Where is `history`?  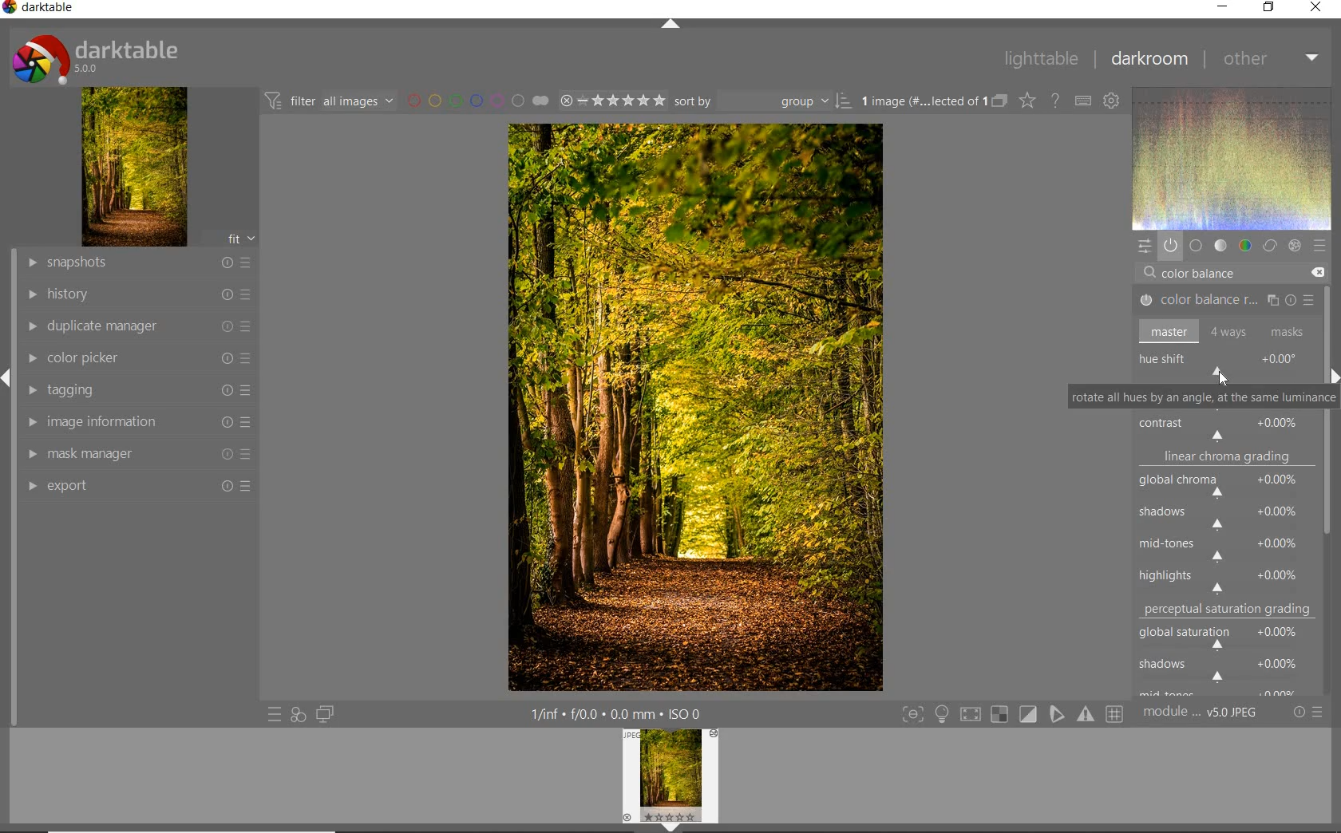
history is located at coordinates (138, 293).